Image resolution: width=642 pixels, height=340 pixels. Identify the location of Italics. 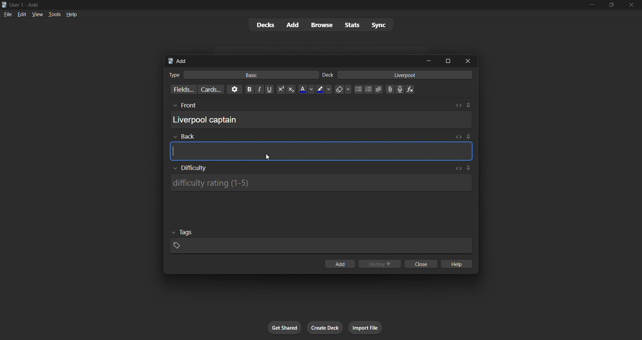
(259, 89).